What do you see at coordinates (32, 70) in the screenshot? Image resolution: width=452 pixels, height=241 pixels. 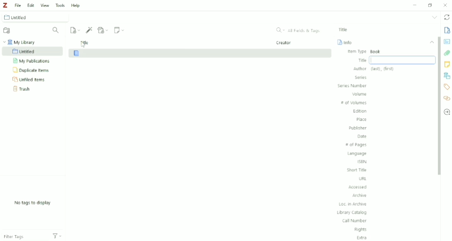 I see `Duplicate Items` at bounding box center [32, 70].